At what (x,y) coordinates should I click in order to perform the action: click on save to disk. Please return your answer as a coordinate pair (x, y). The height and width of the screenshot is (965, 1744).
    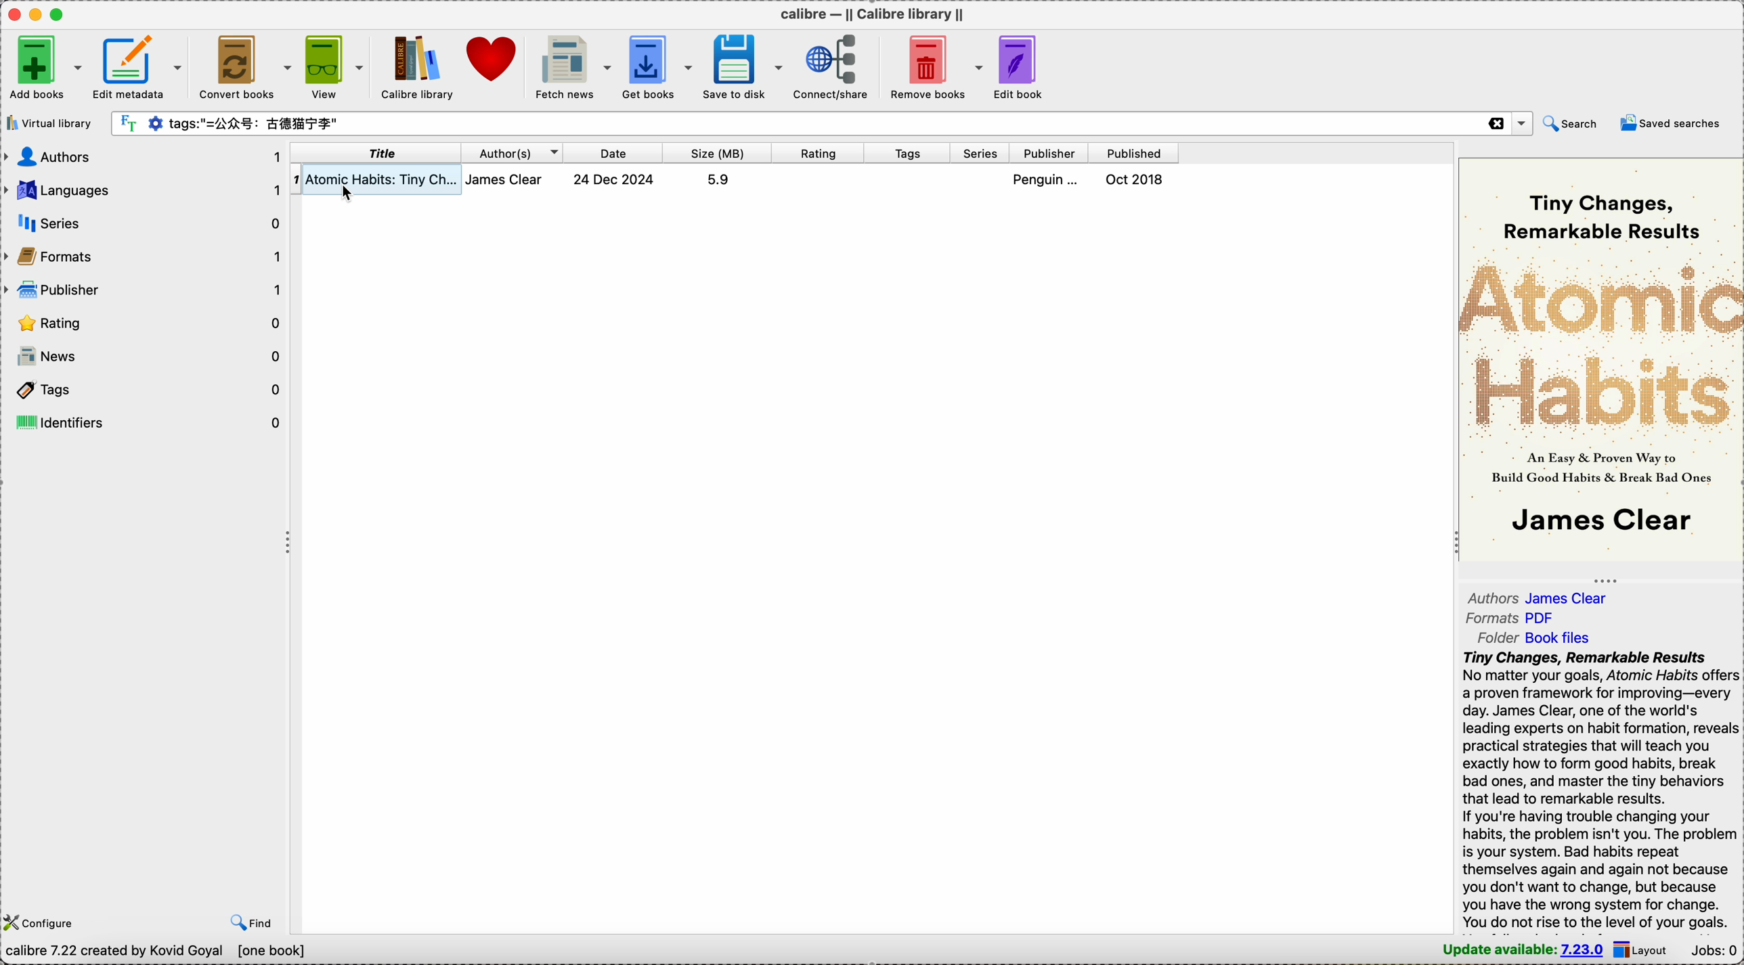
    Looking at the image, I should click on (743, 65).